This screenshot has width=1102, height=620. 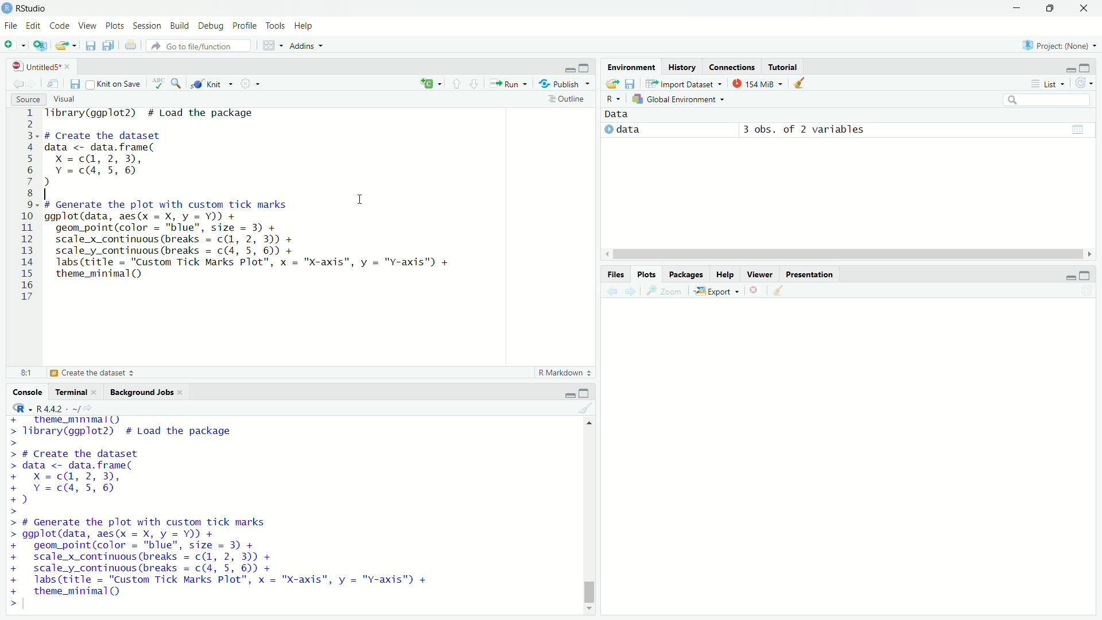 What do you see at coordinates (71, 65) in the screenshot?
I see `close` at bounding box center [71, 65].